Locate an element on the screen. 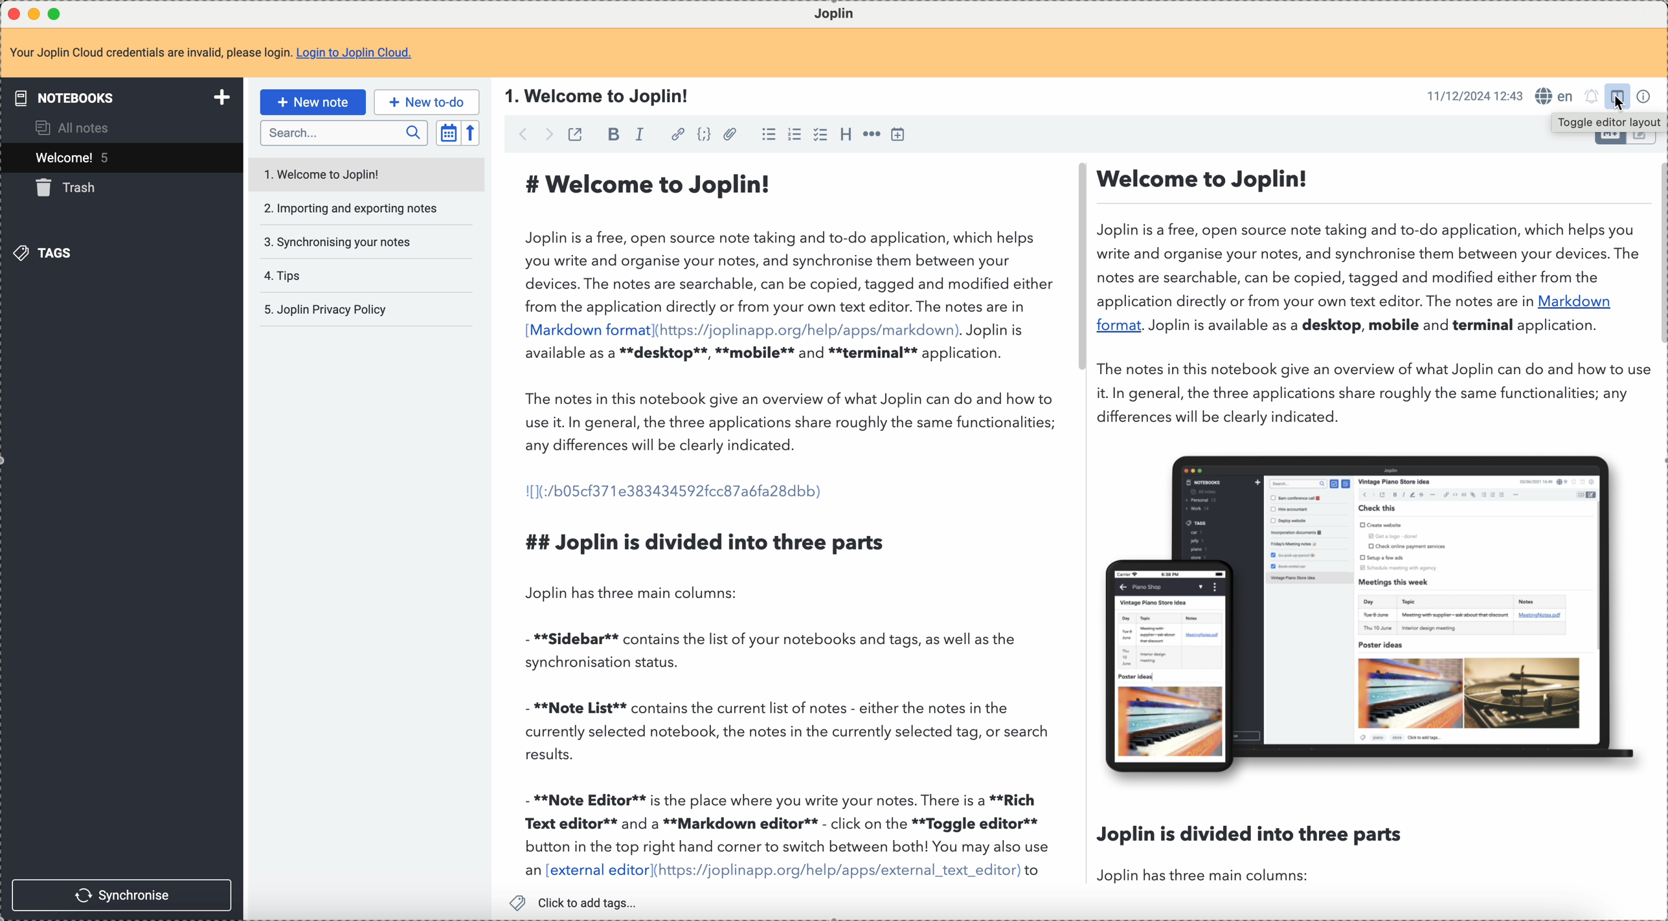 This screenshot has width=1668, height=921. Joplin has three main columns: is located at coordinates (1214, 876).